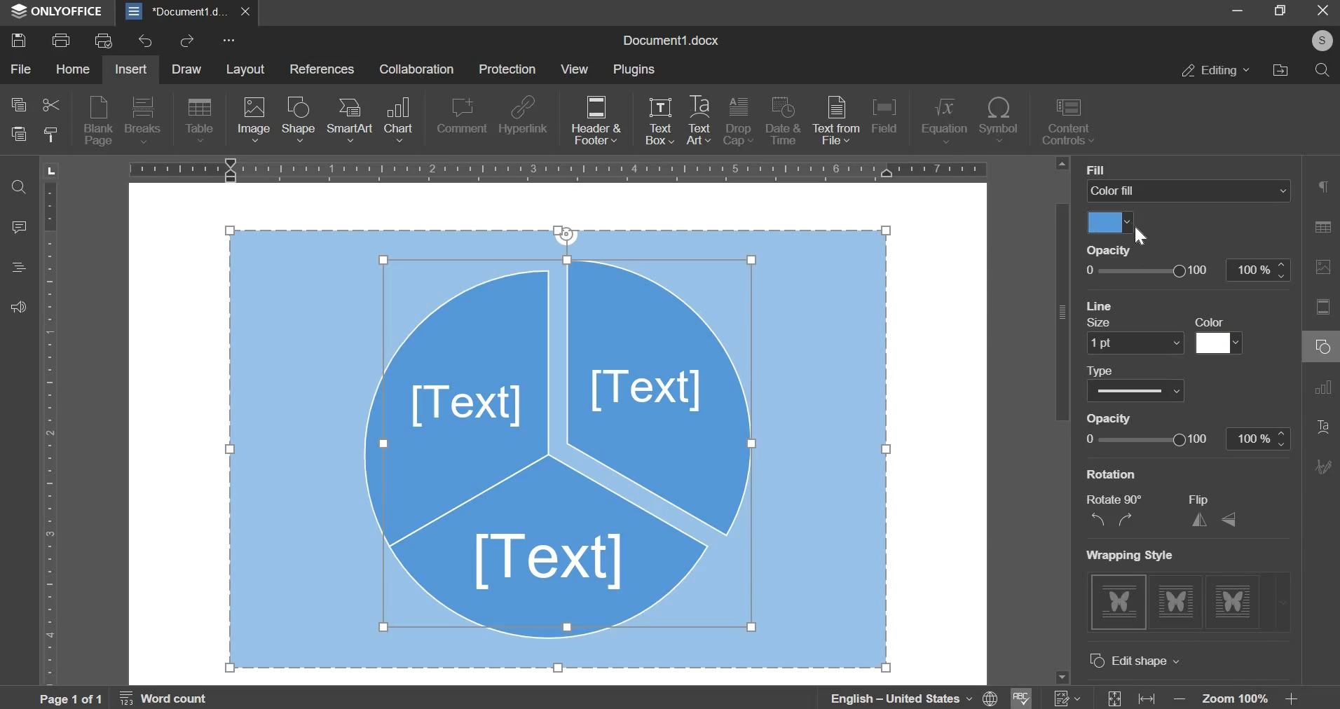 This screenshot has height=709, width=1340. What do you see at coordinates (739, 123) in the screenshot?
I see `drop cap` at bounding box center [739, 123].